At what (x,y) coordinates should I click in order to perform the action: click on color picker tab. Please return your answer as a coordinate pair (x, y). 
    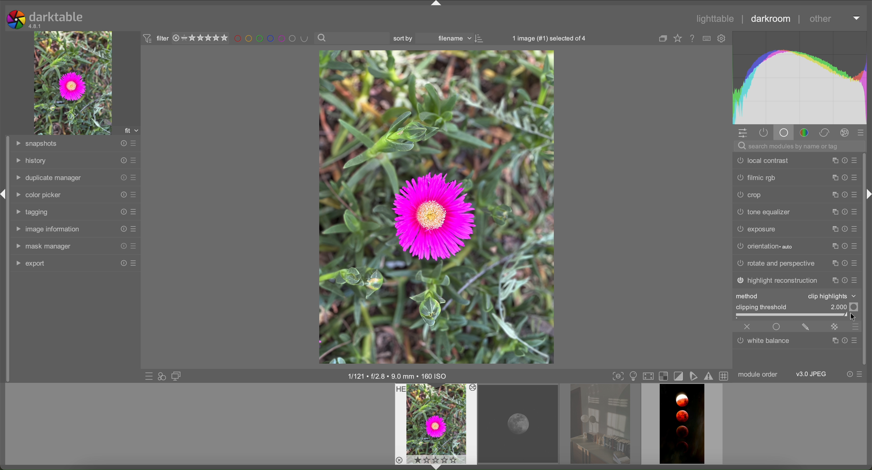
    Looking at the image, I should click on (37, 195).